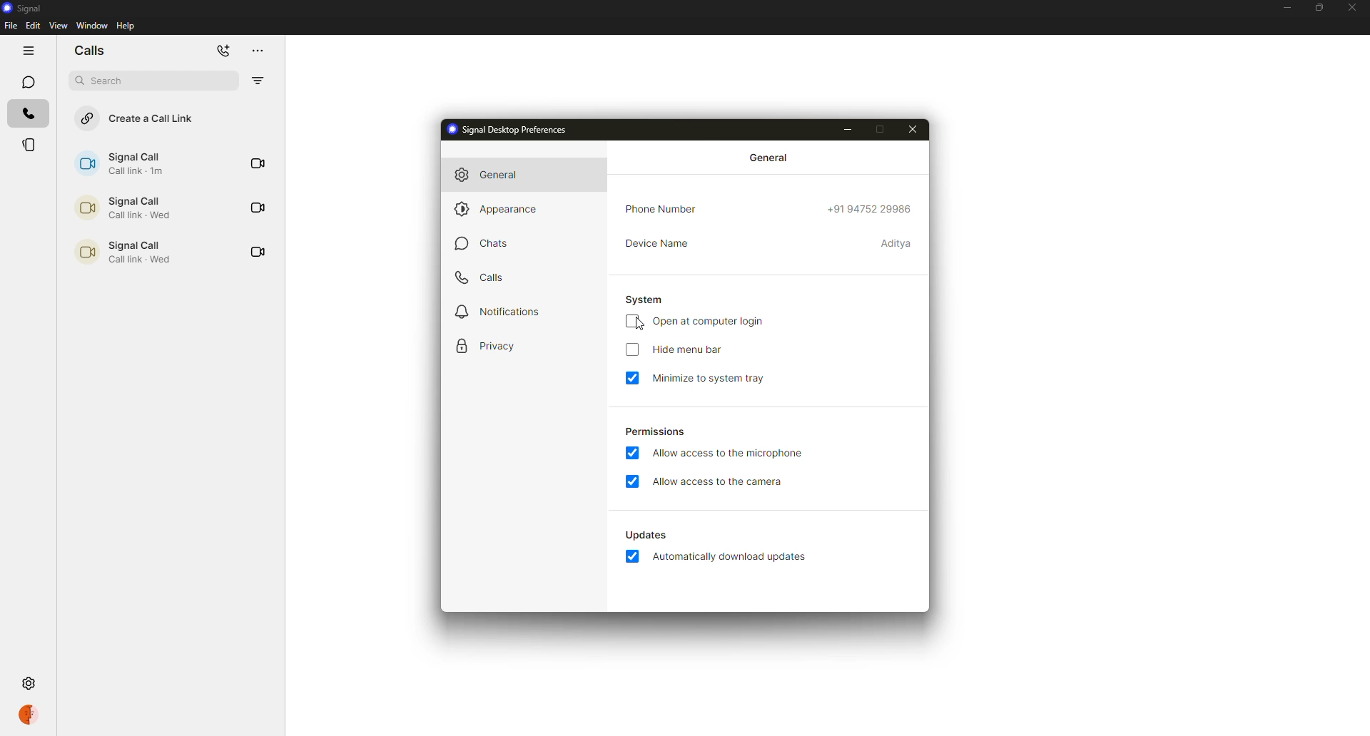 The width and height of the screenshot is (1370, 736). I want to click on system, so click(649, 299).